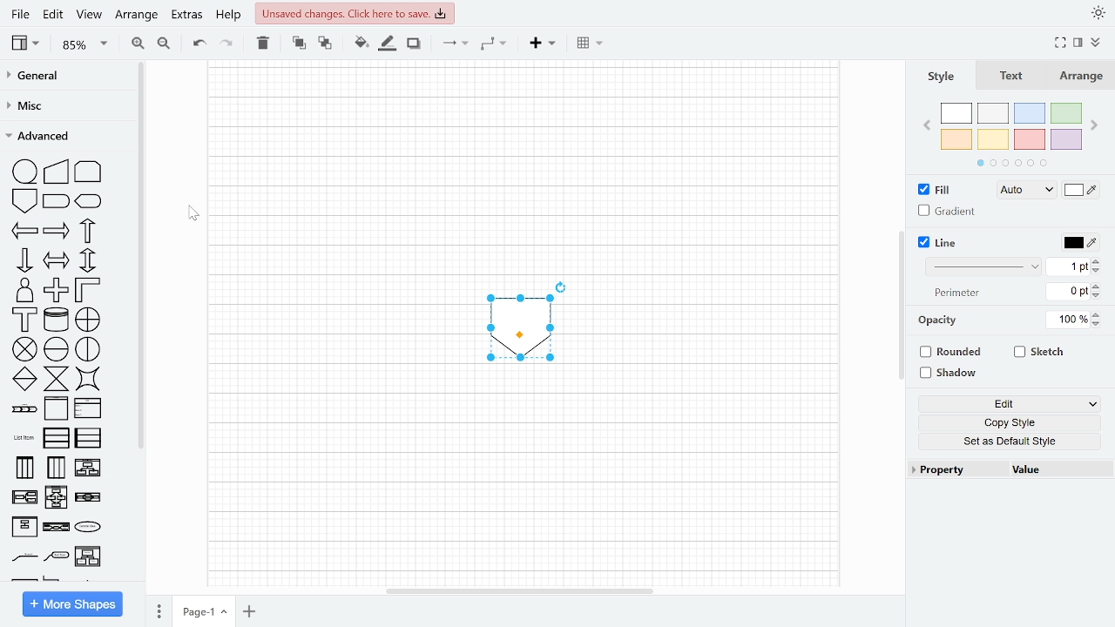 The image size is (1115, 627). I want to click on Shadow, so click(414, 45).